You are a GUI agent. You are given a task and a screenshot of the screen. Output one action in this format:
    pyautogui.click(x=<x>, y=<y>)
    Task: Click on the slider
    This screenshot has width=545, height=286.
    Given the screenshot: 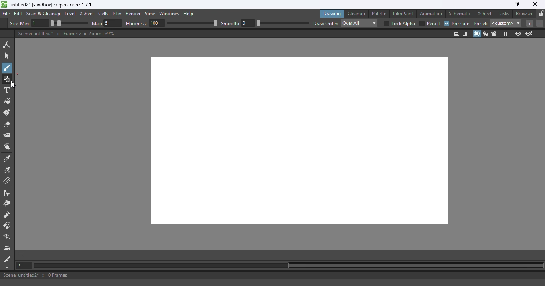 What is the action you would take?
    pyautogui.click(x=194, y=23)
    